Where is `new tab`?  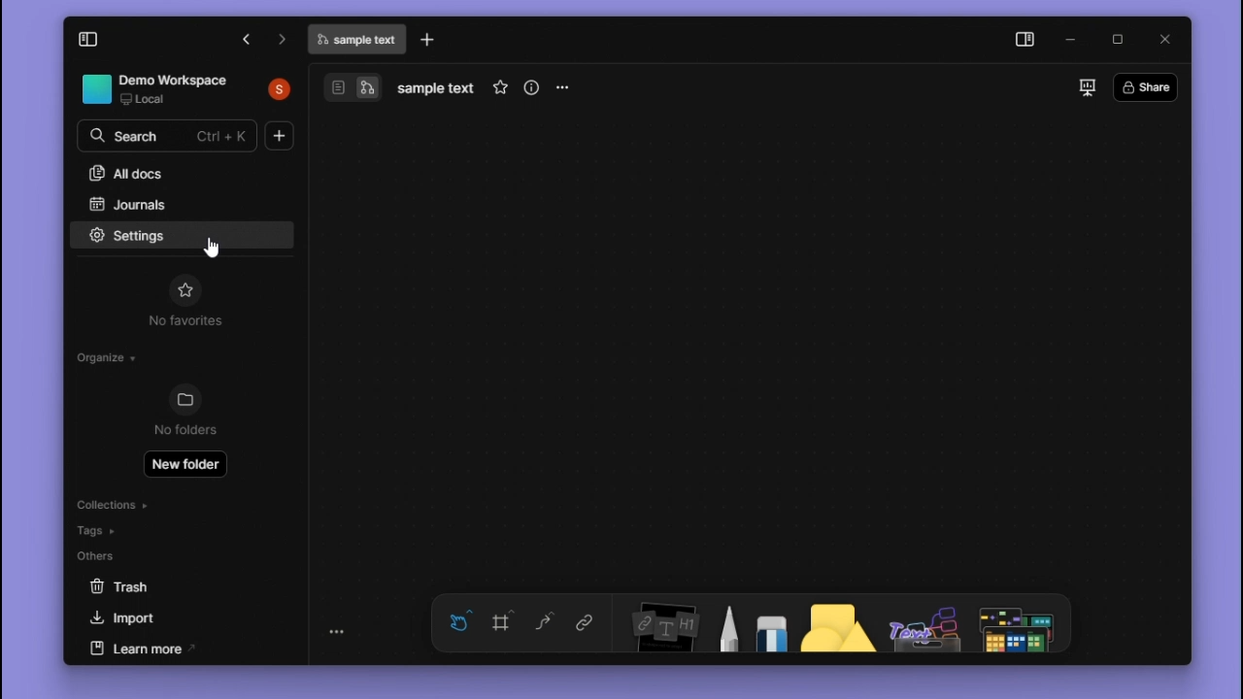 new tab is located at coordinates (430, 40).